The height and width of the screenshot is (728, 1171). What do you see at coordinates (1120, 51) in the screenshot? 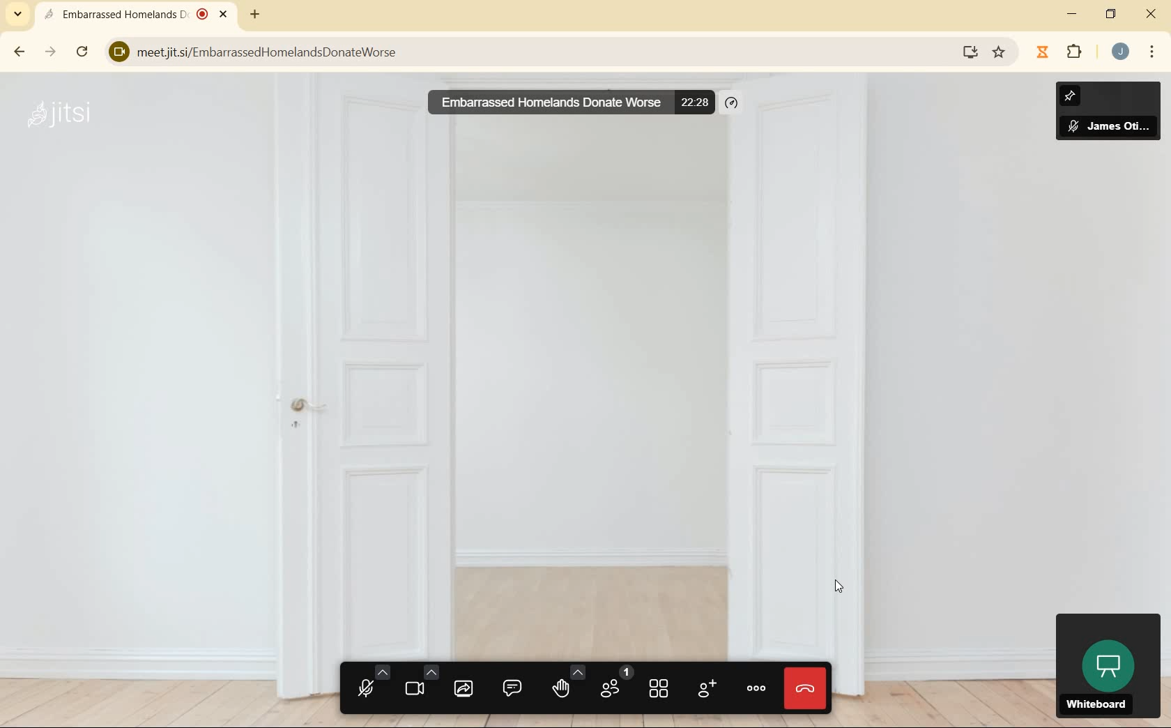
I see `account` at bounding box center [1120, 51].